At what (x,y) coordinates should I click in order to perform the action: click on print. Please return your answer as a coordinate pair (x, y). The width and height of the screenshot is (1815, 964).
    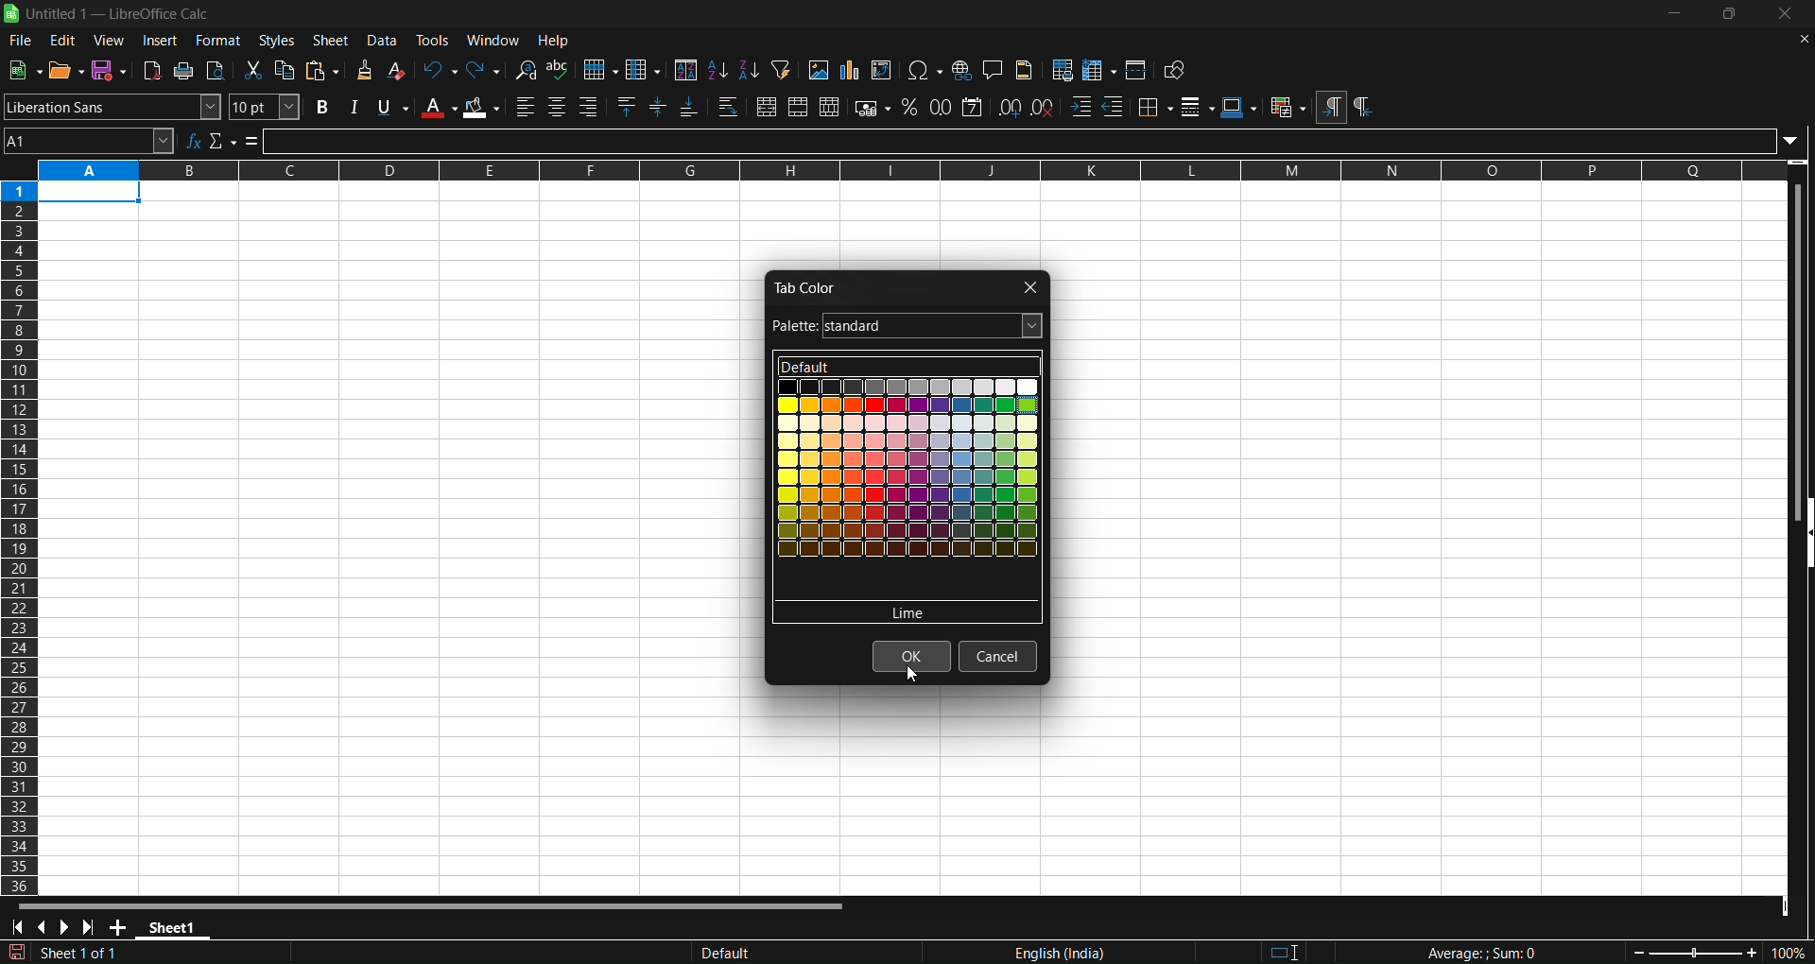
    Looking at the image, I should click on (185, 71).